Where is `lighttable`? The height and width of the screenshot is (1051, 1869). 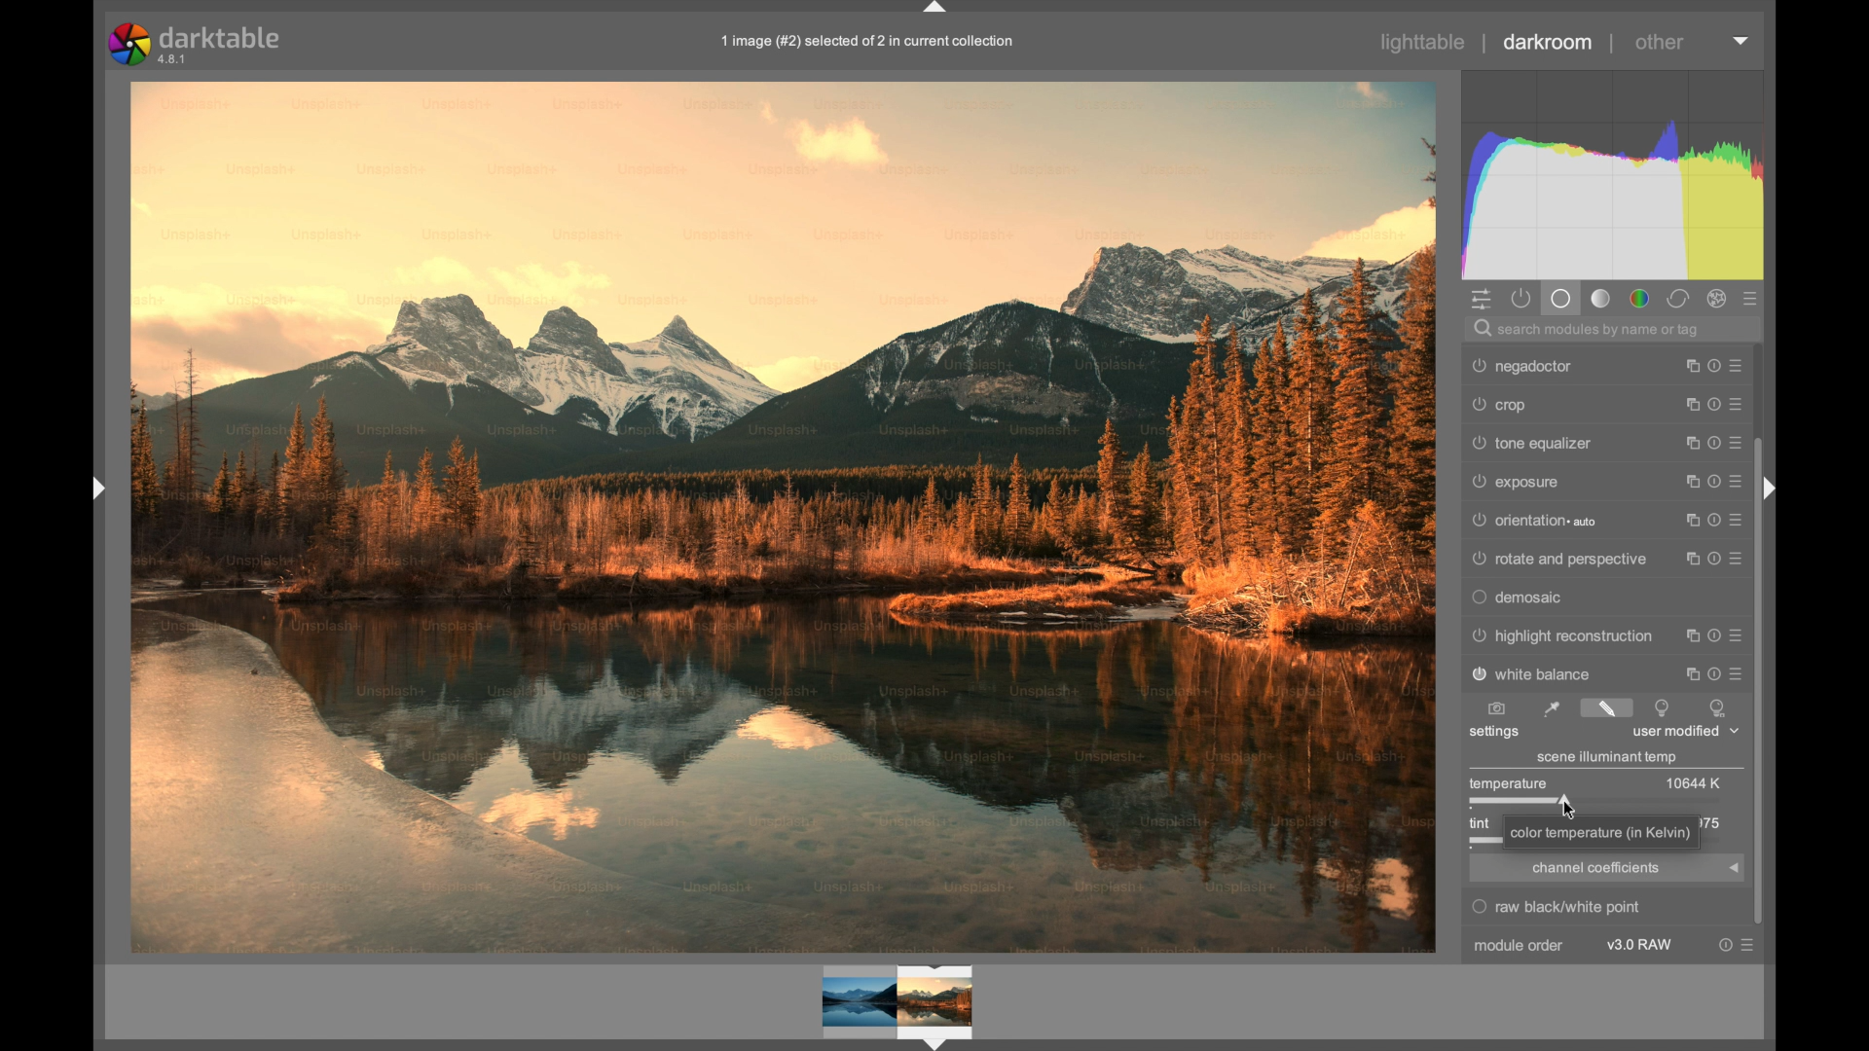 lighttable is located at coordinates (1424, 42).